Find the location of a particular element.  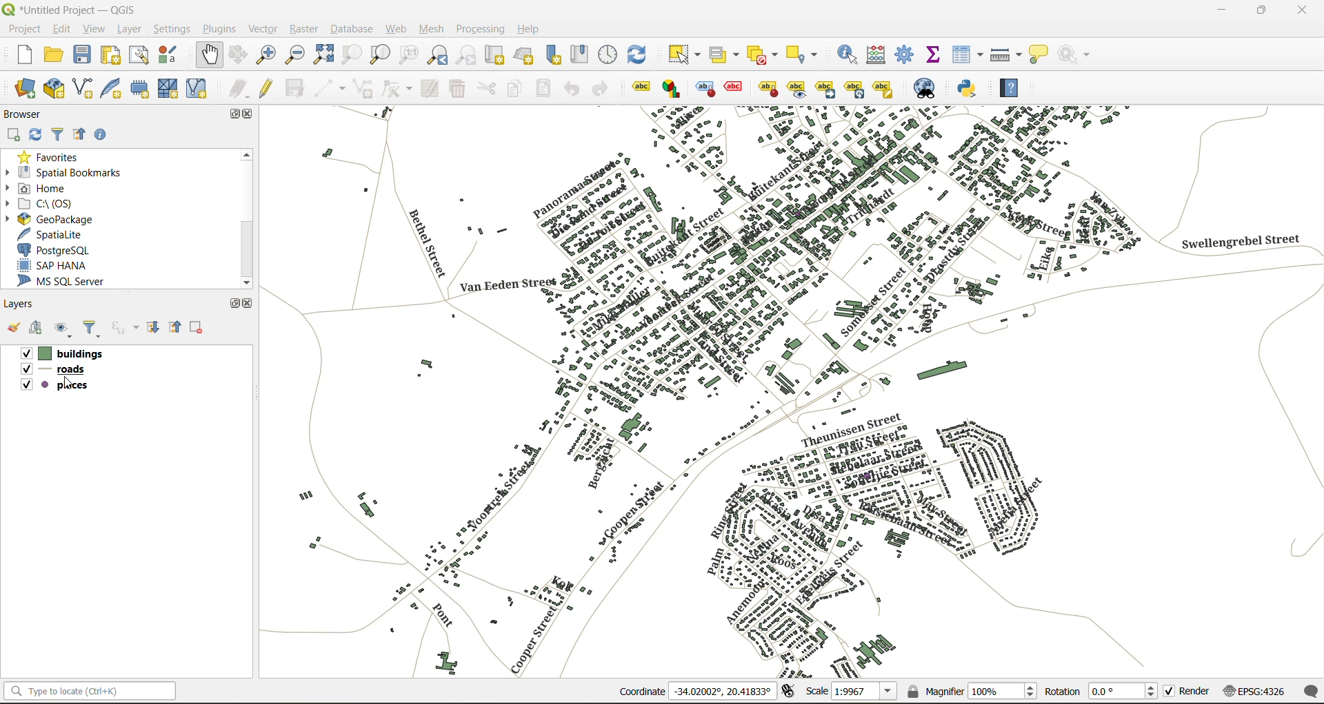

new spatialite layer is located at coordinates (115, 90).